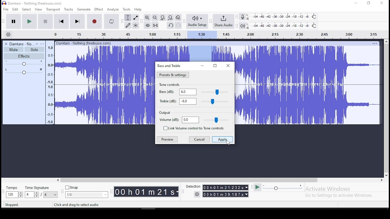 This screenshot has height=219, width=390. What do you see at coordinates (89, 204) in the screenshot?
I see `Click and drag to select audio (Esc to cancel)` at bounding box center [89, 204].